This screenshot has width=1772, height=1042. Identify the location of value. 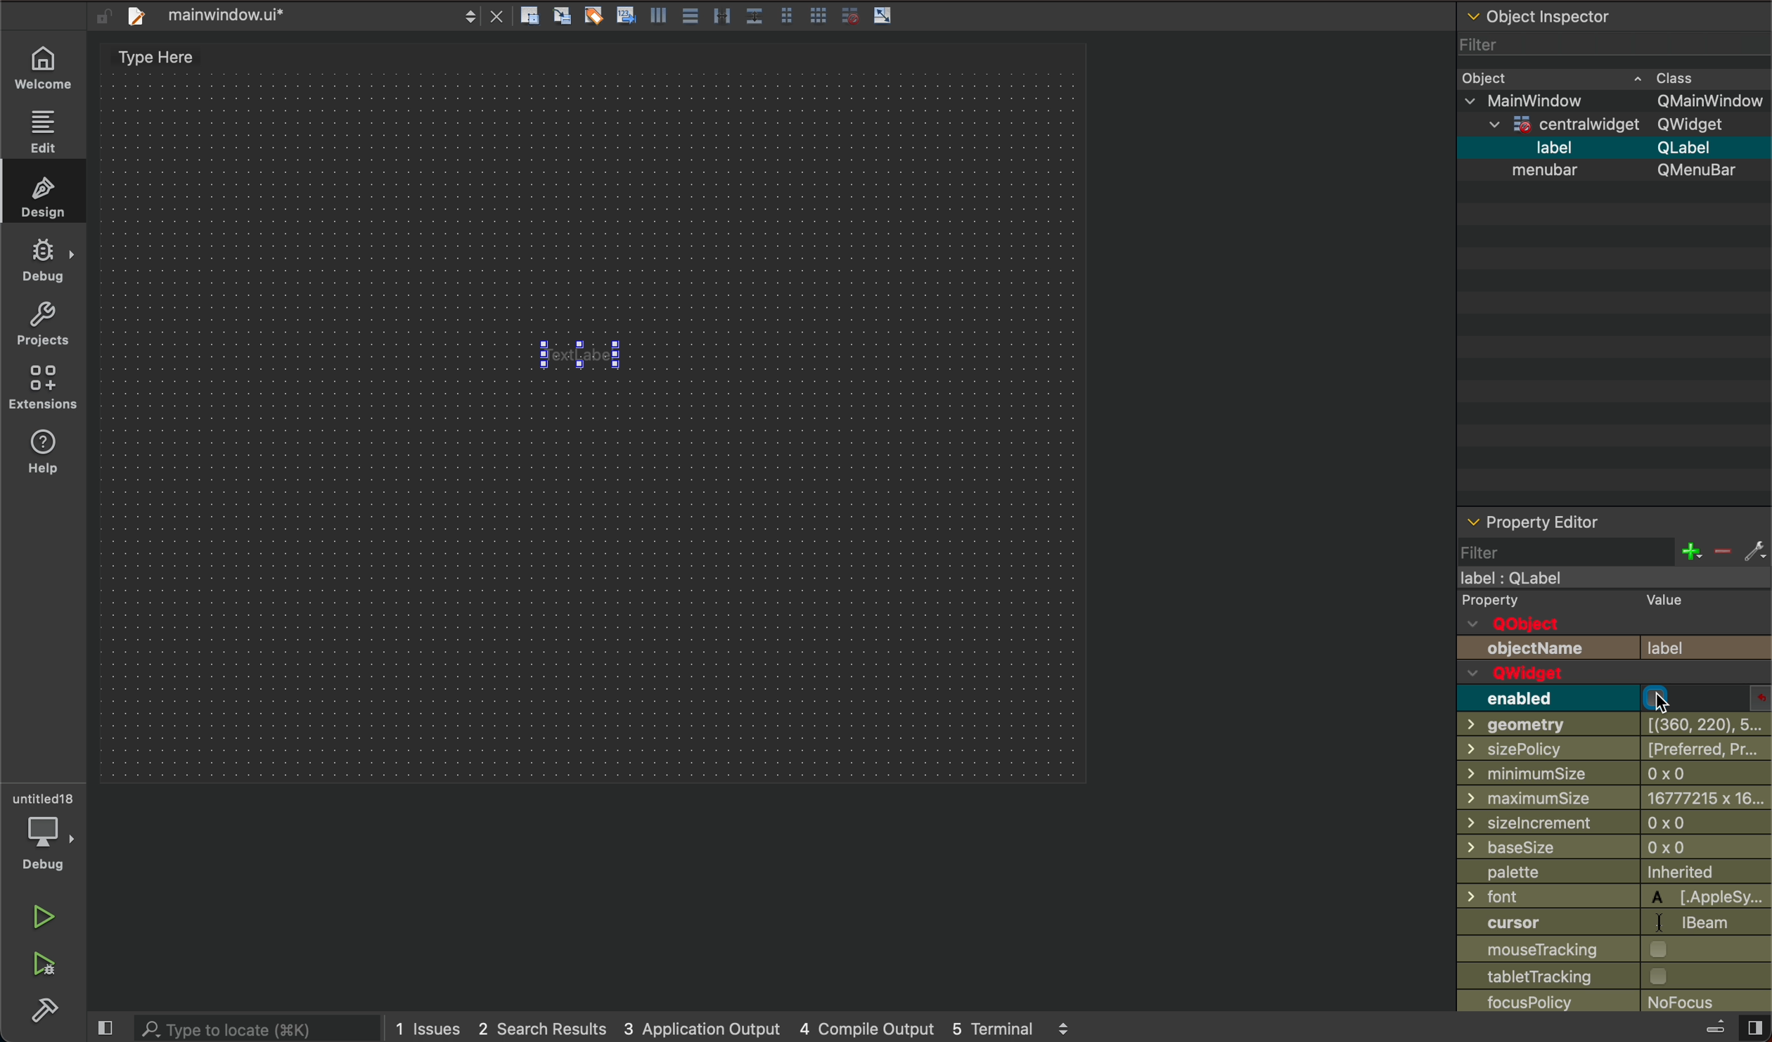
(1677, 600).